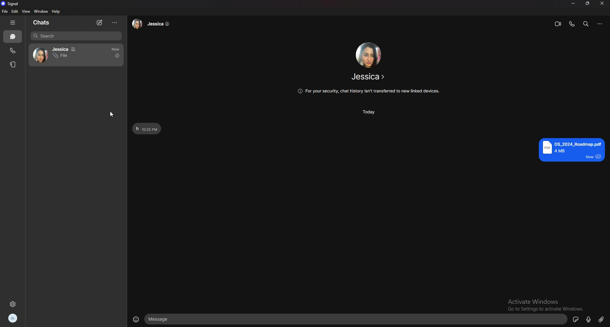  Describe the element at coordinates (576, 319) in the screenshot. I see `sticker` at that location.